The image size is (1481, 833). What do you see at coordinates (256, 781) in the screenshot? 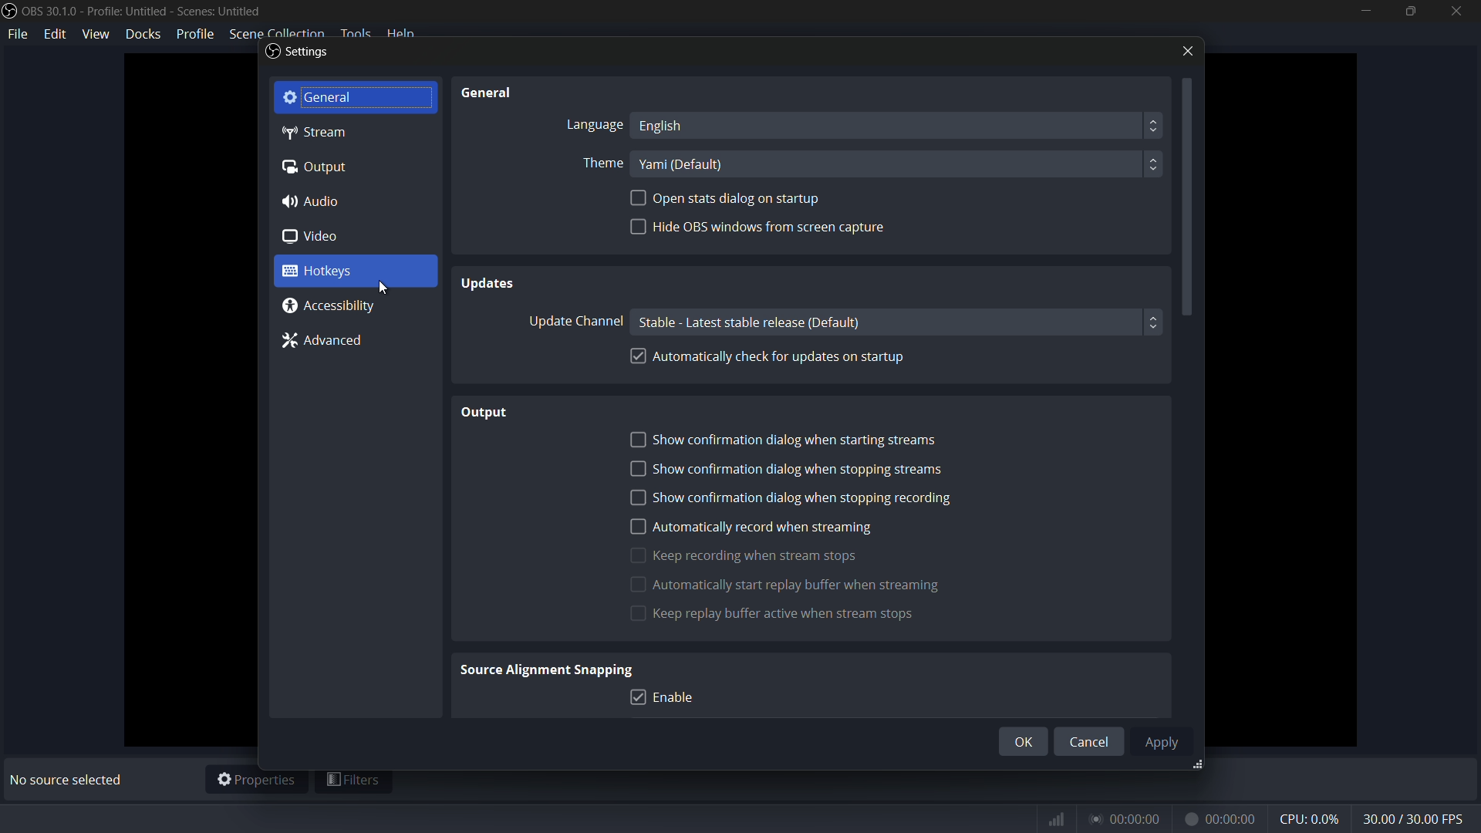
I see `properties` at bounding box center [256, 781].